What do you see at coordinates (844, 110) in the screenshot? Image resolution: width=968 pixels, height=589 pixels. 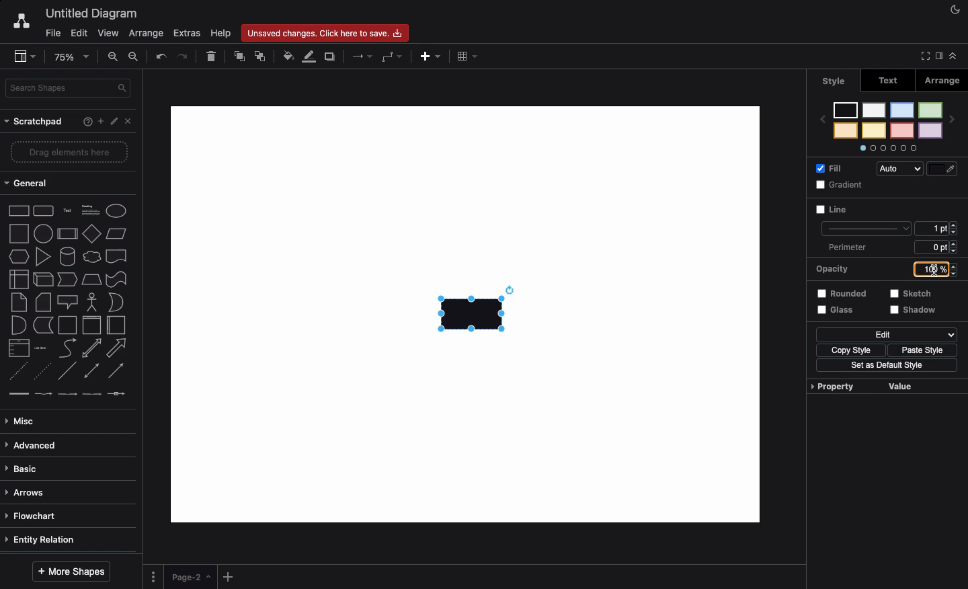 I see `color 7` at bounding box center [844, 110].